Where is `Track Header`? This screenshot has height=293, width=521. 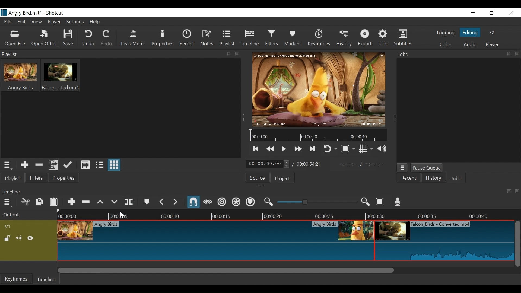
Track Header is located at coordinates (10, 227).